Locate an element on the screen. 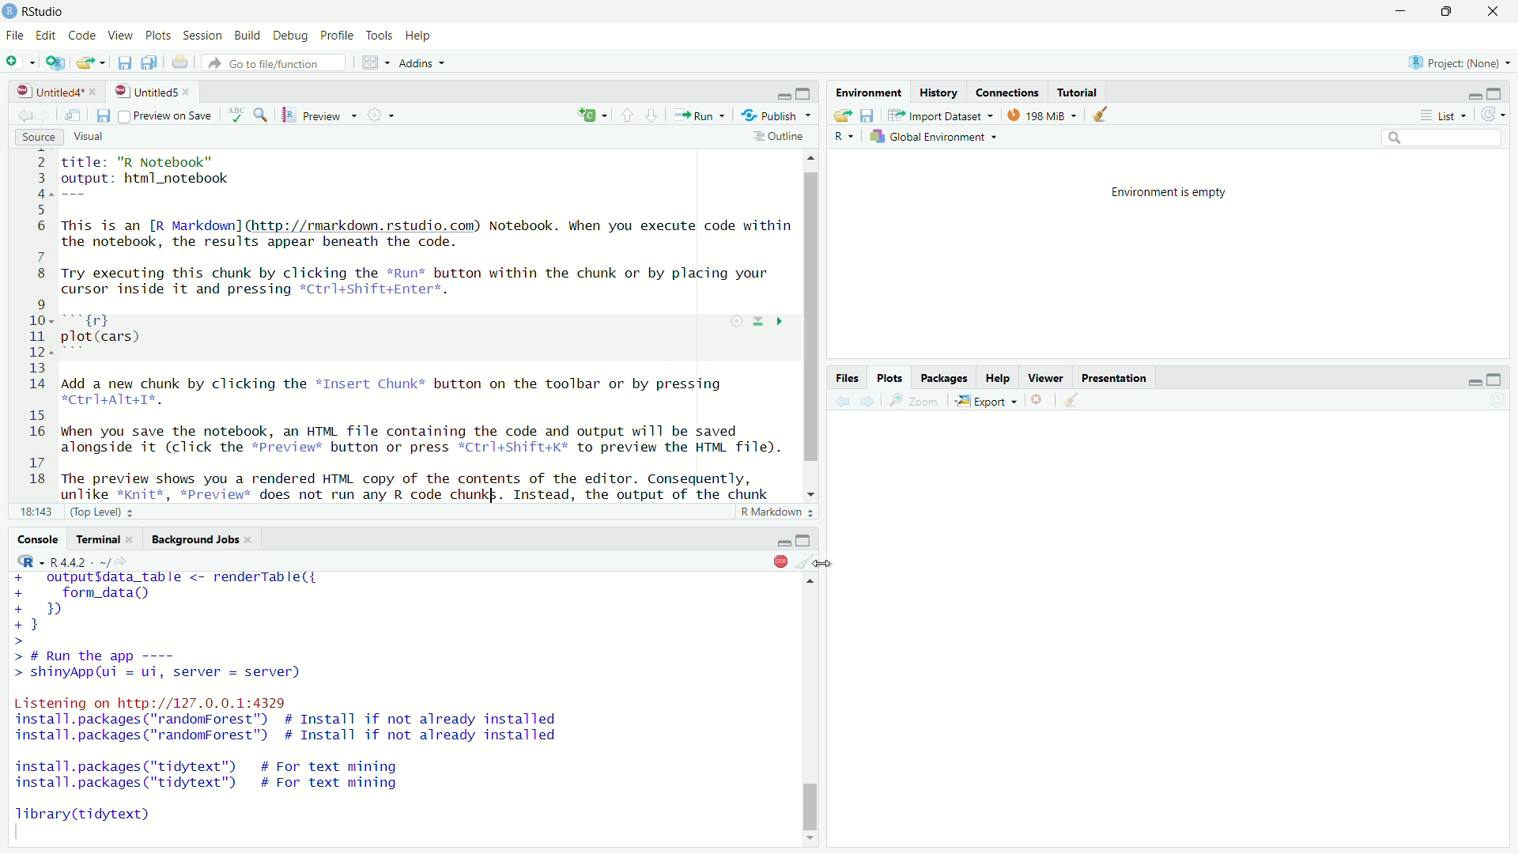 The height and width of the screenshot is (854, 1518). vertical scrollbar is located at coordinates (810, 806).